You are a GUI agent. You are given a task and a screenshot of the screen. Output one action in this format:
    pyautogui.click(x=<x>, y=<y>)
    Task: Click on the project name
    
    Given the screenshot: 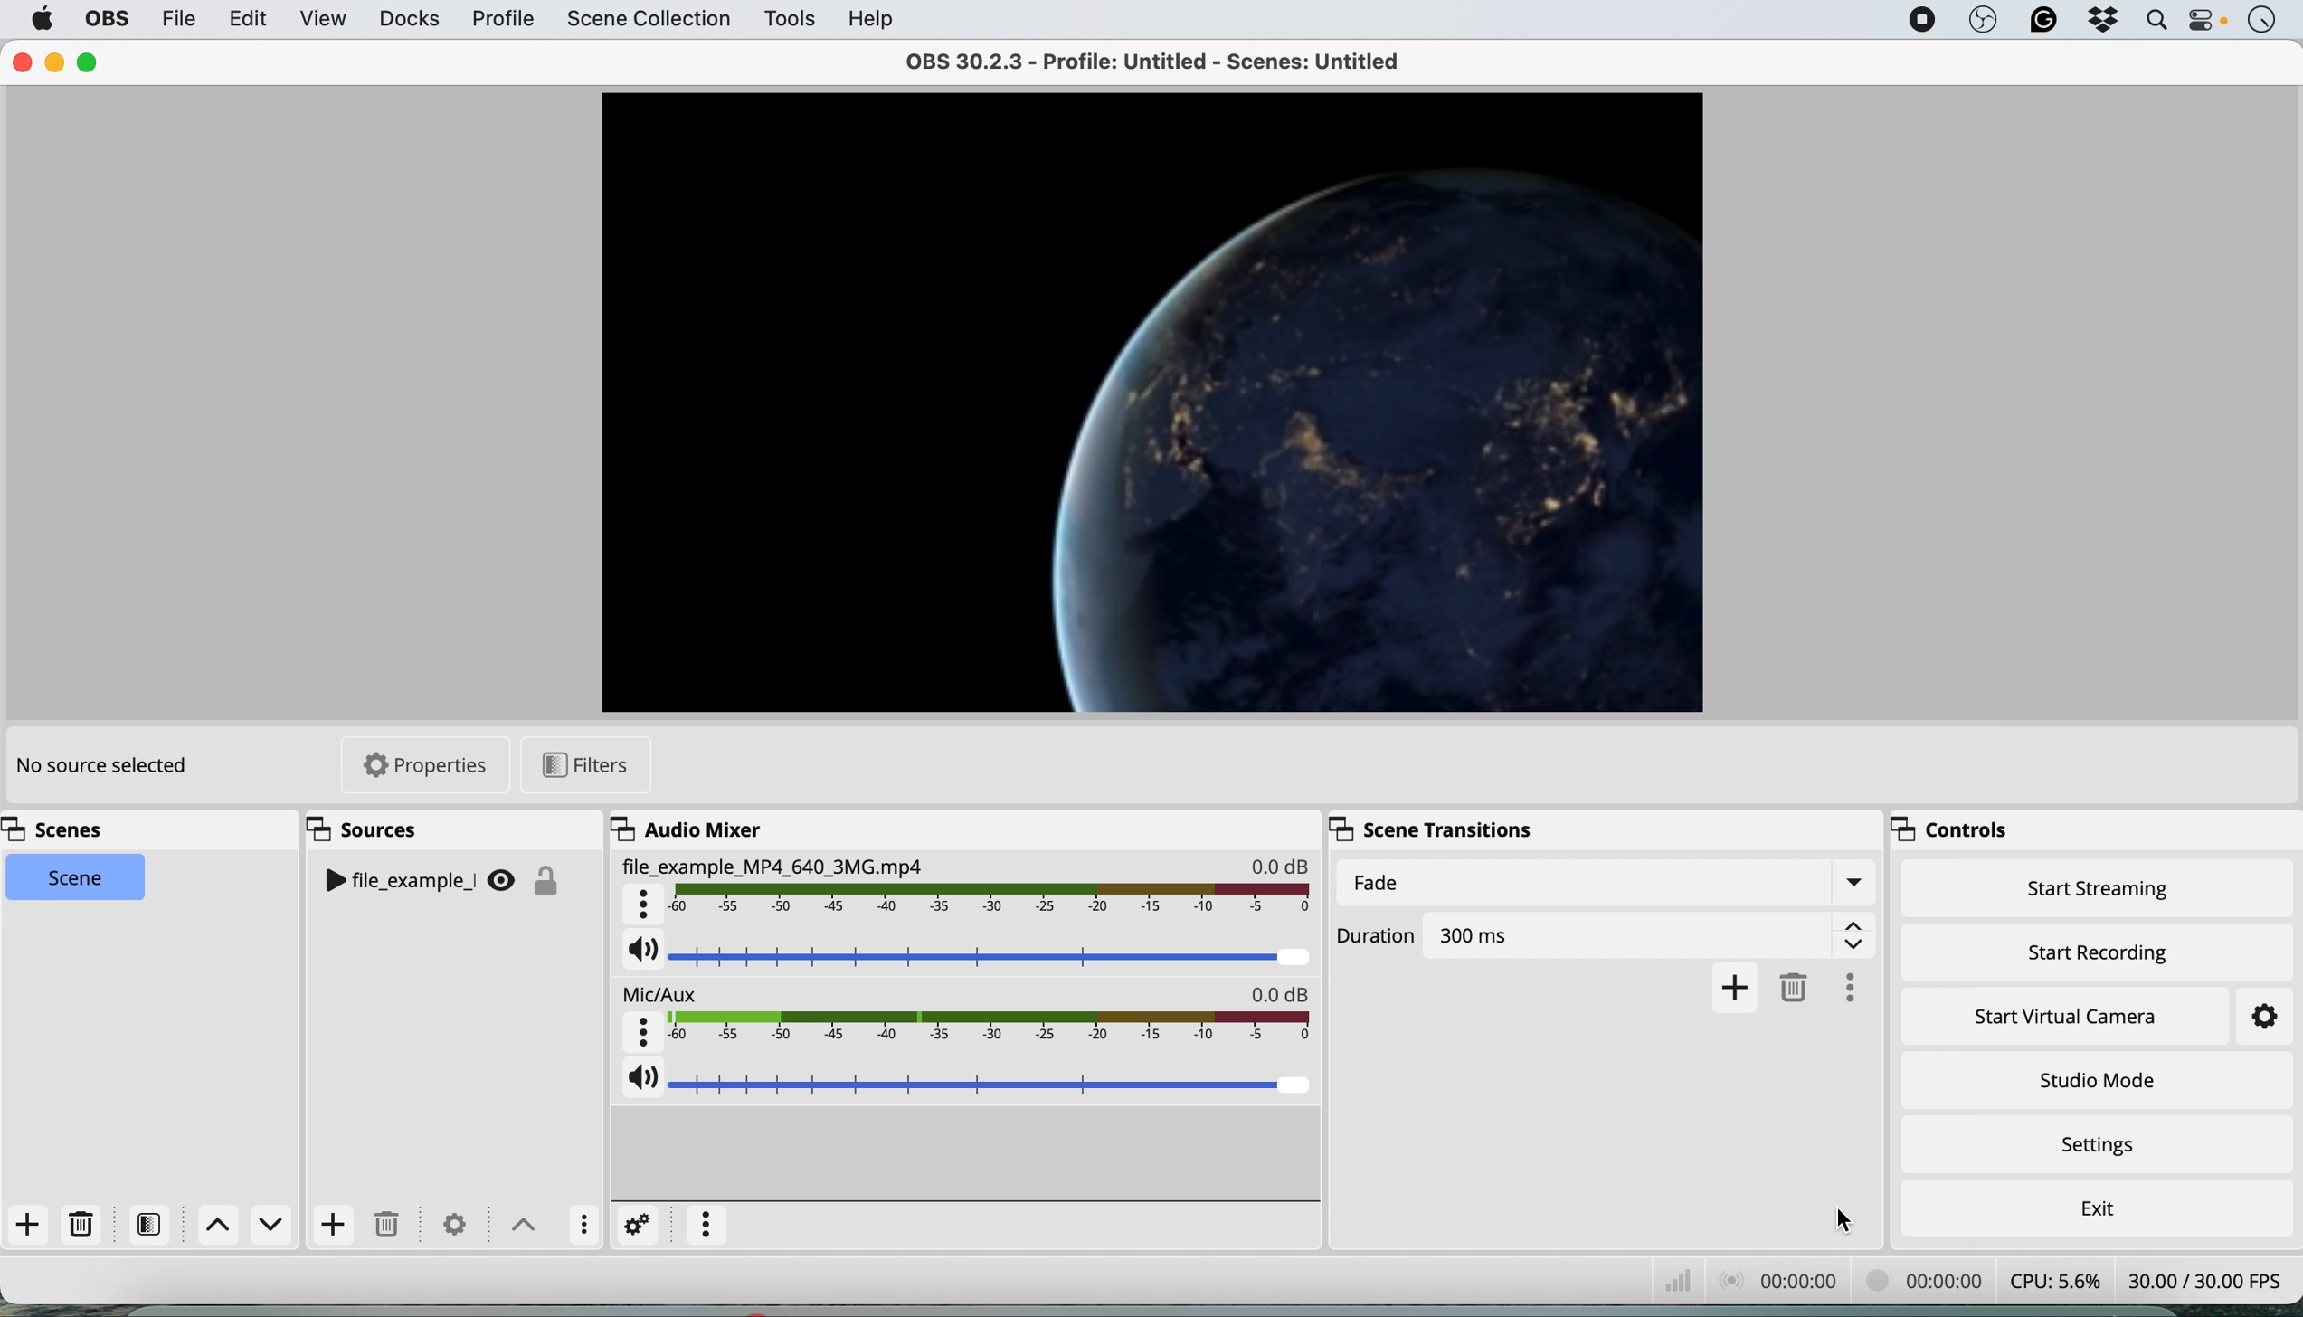 What is the action you would take?
    pyautogui.click(x=1170, y=60)
    